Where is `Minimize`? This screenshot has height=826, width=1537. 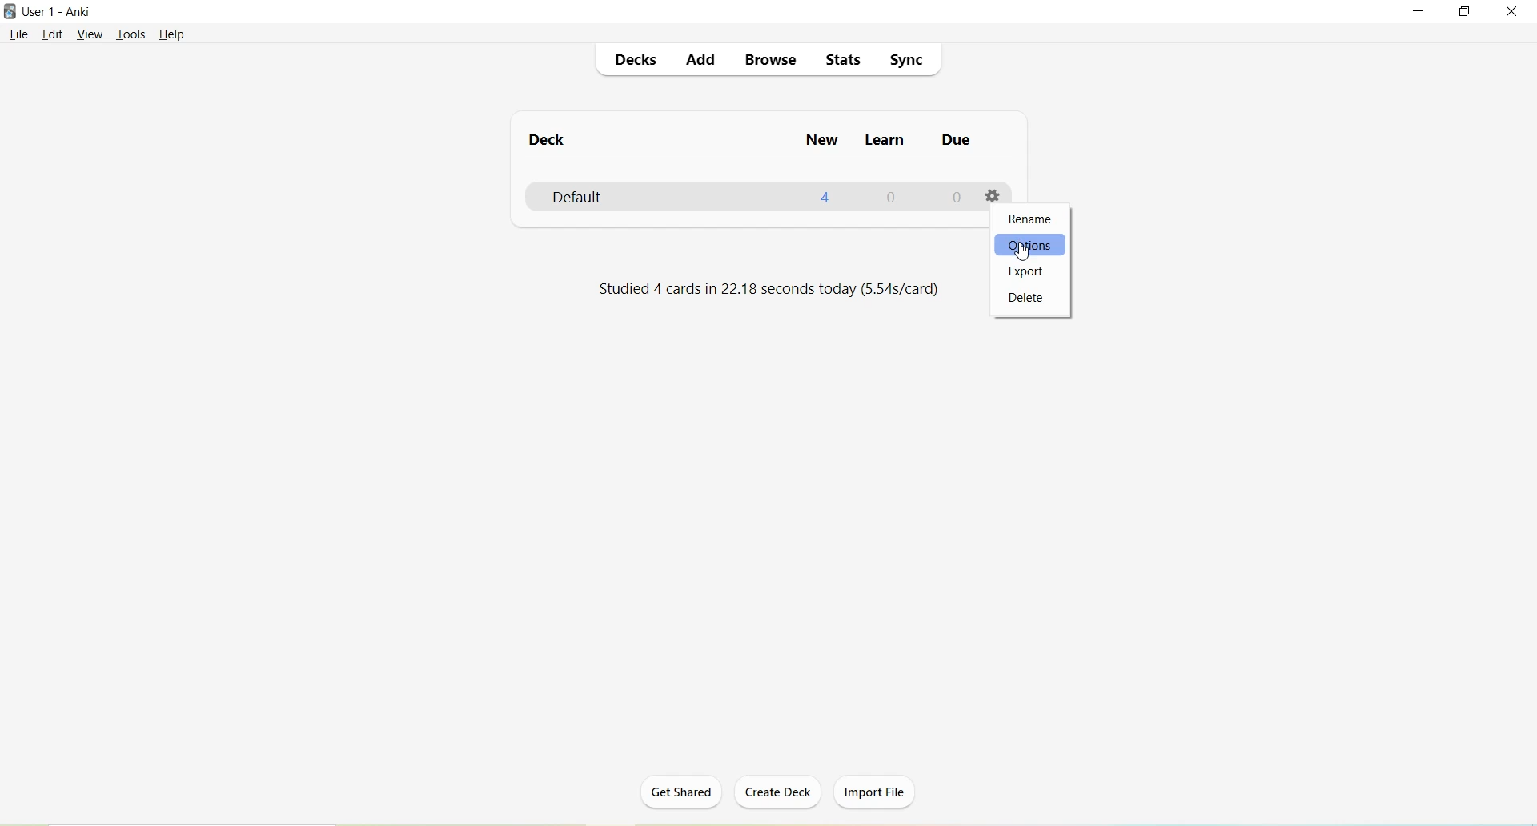
Minimize is located at coordinates (1419, 13).